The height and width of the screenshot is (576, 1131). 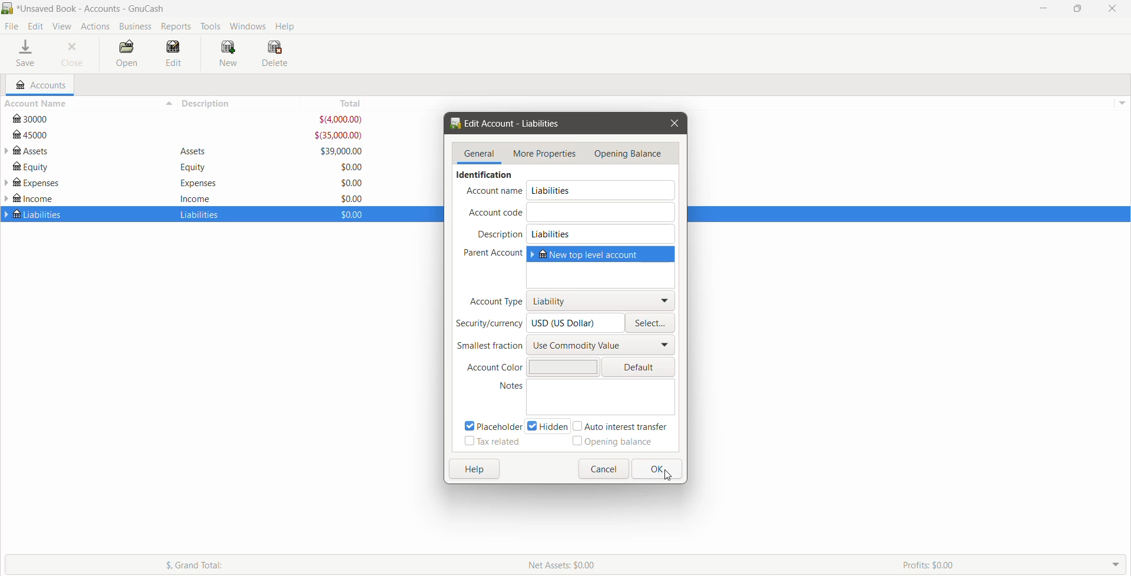 I want to click on Cancel, so click(x=603, y=469).